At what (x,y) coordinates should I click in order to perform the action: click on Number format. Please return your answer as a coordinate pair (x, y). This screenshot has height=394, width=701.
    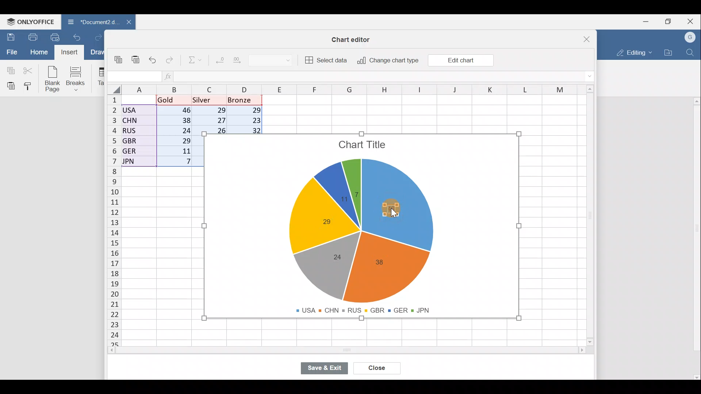
    Looking at the image, I should click on (273, 59).